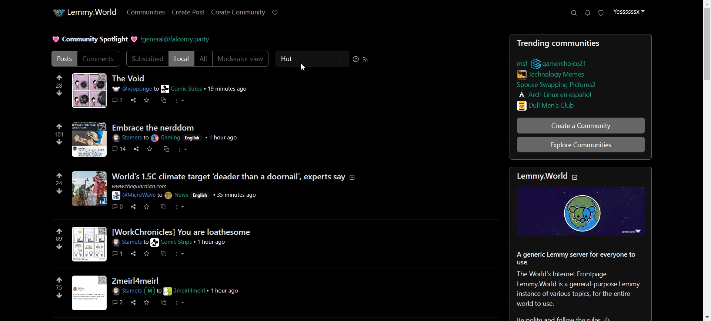 This screenshot has width=711, height=321. I want to click on text, so click(548, 175).